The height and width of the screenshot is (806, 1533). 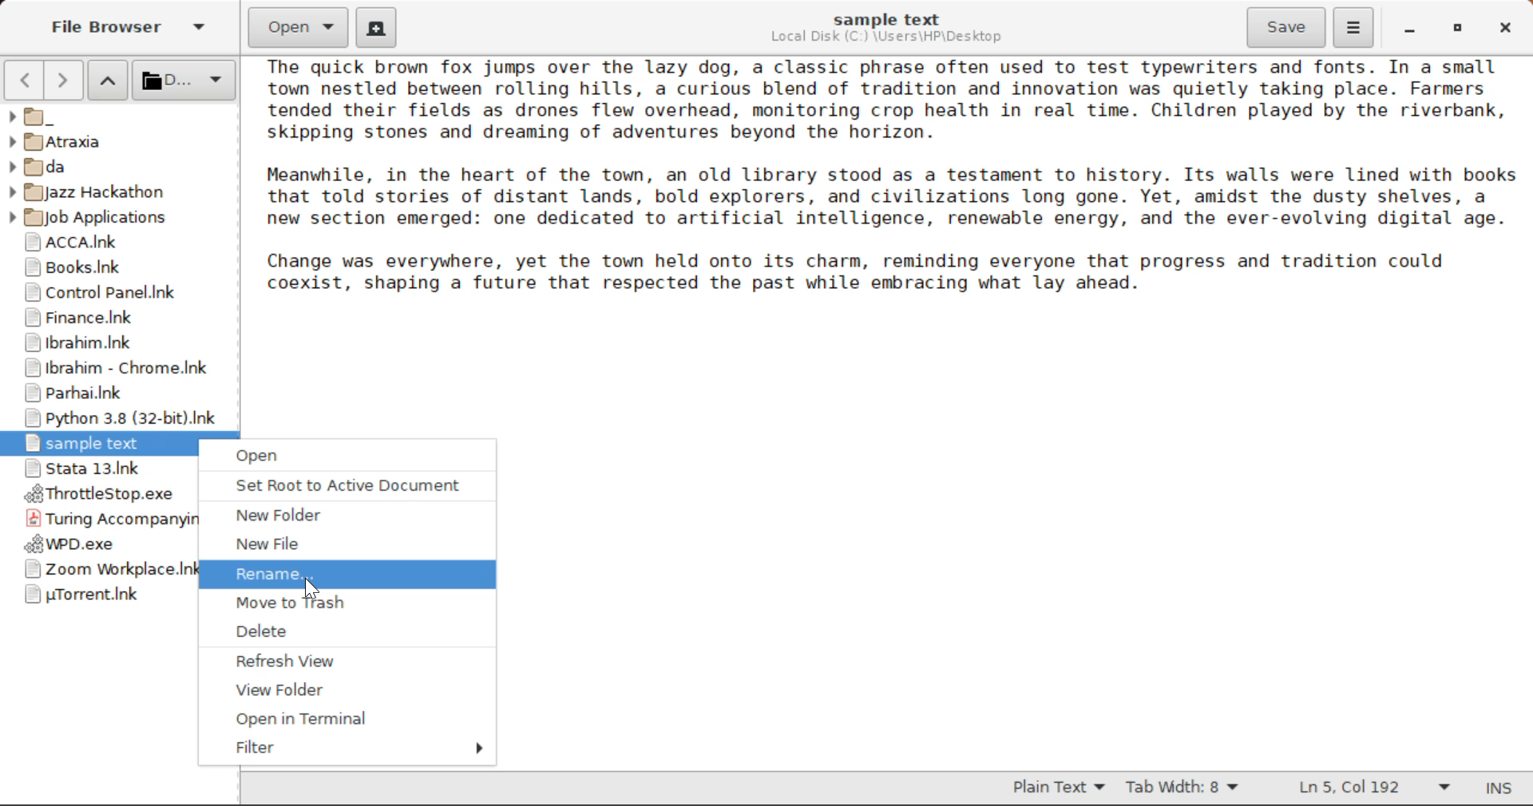 What do you see at coordinates (351, 575) in the screenshot?
I see `Cursor on Rename Button ` at bounding box center [351, 575].